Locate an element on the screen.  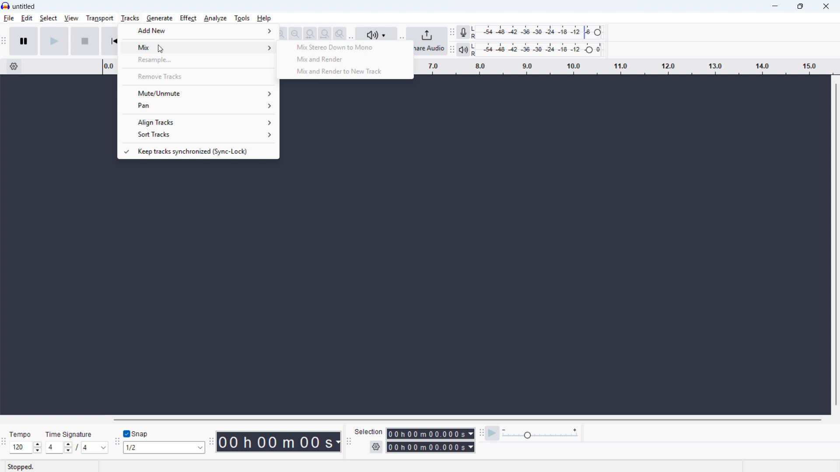
Vertical scroll bar  is located at coordinates (836, 243).